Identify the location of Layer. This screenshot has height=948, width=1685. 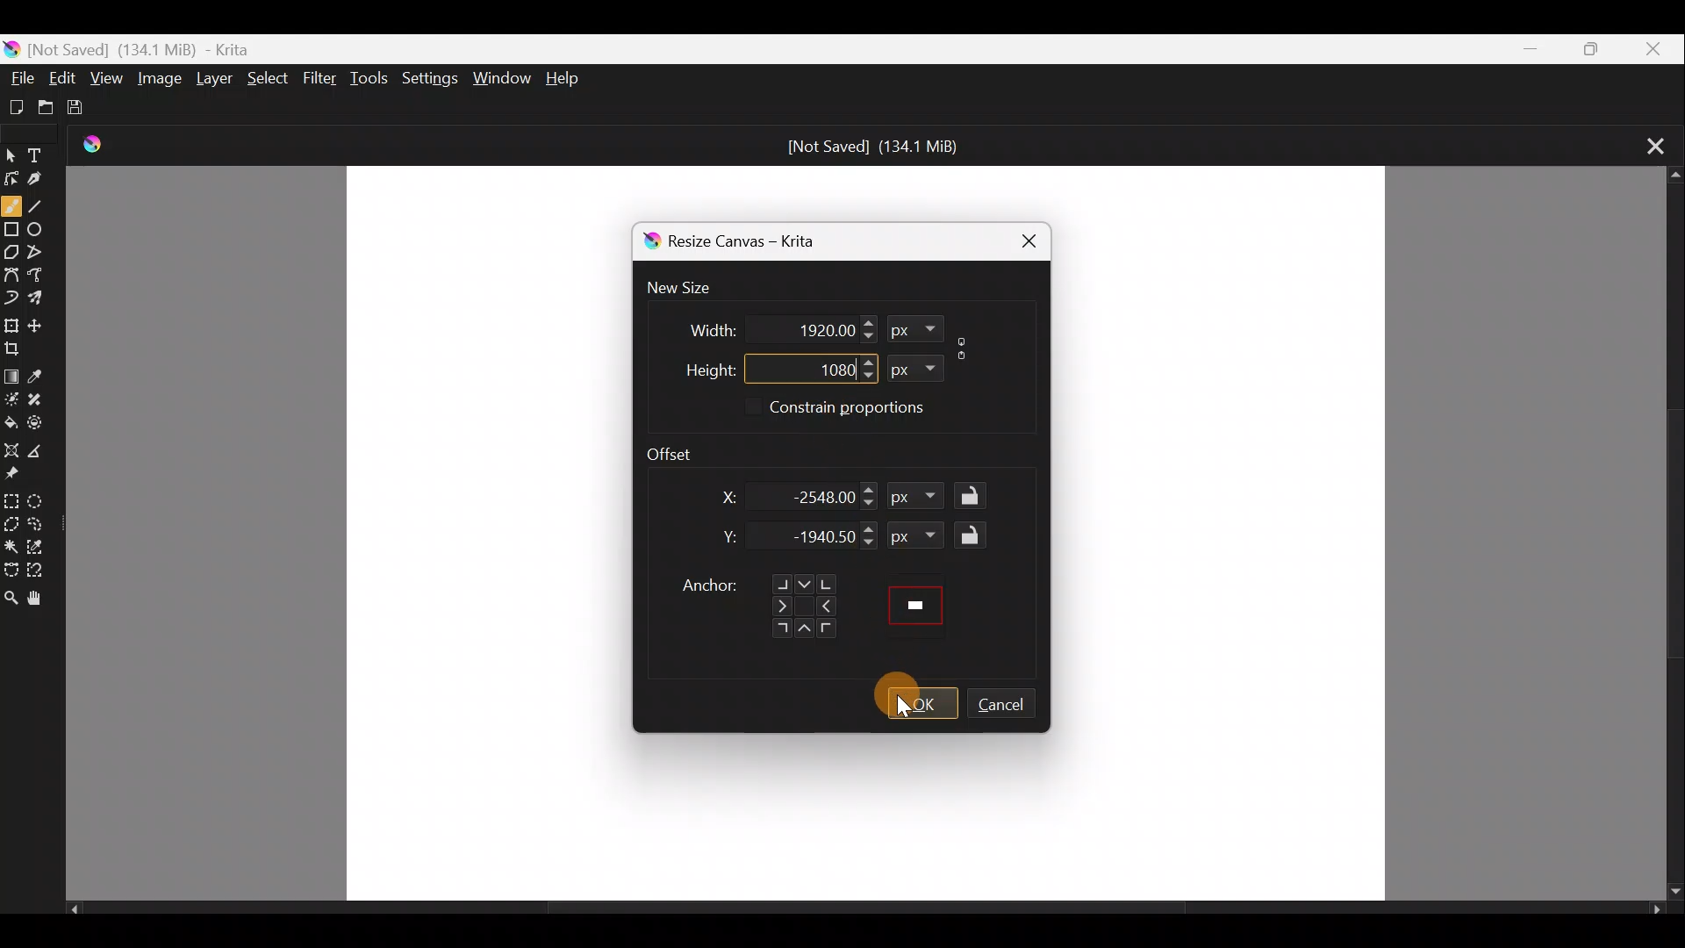
(217, 82).